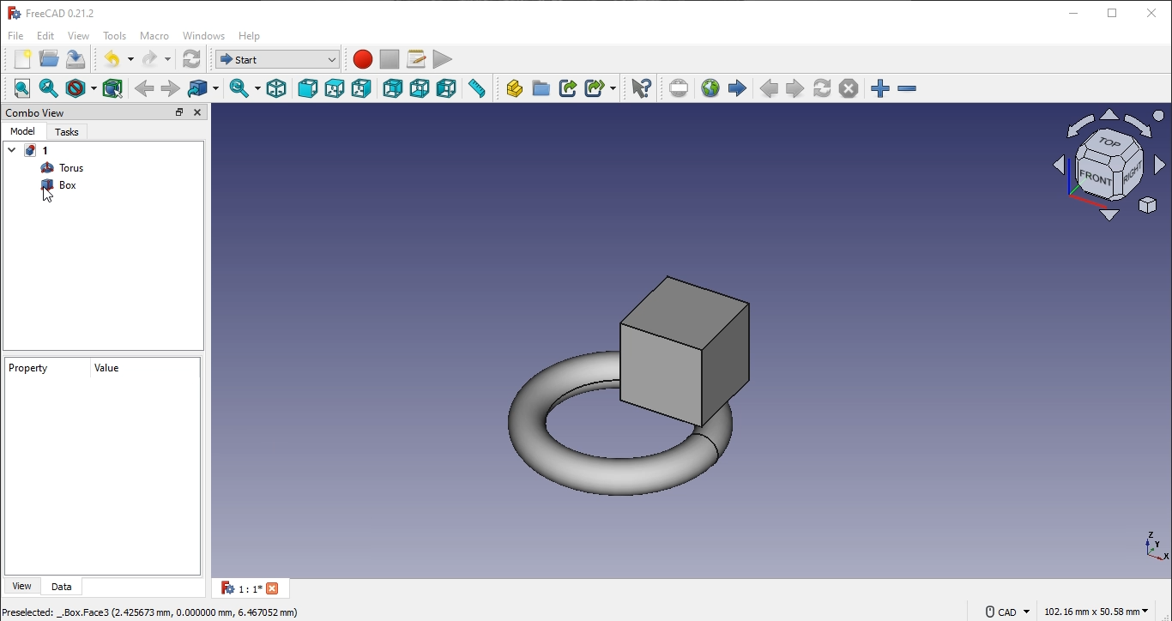 The height and width of the screenshot is (621, 1172). Describe the element at coordinates (62, 588) in the screenshot. I see `data` at that location.